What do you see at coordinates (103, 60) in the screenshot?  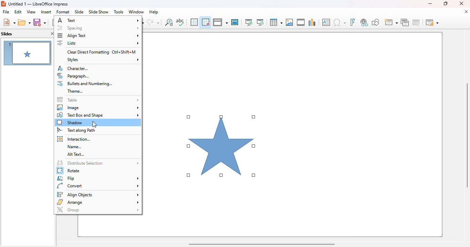 I see `styles` at bounding box center [103, 60].